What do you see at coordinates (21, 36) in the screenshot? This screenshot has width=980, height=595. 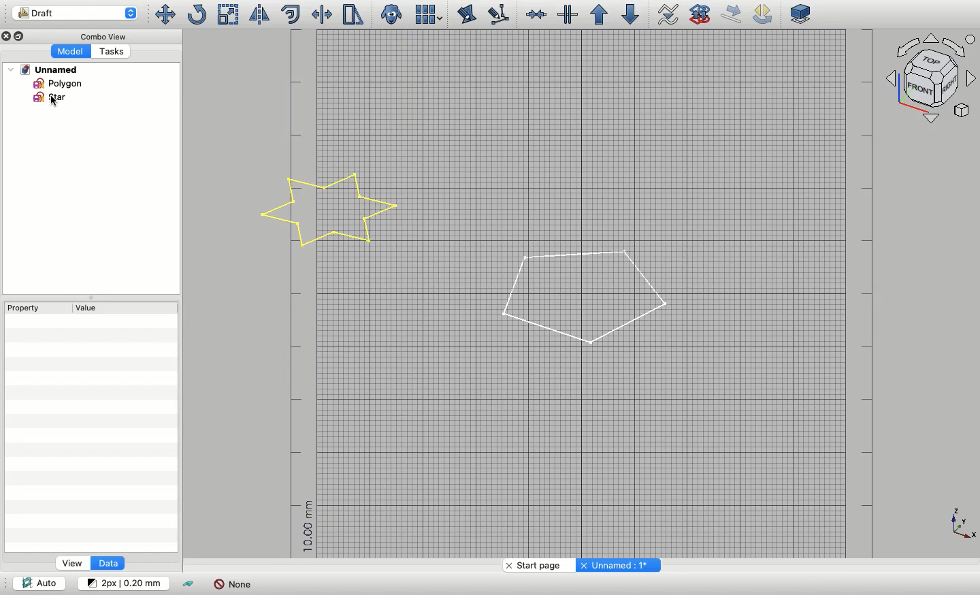 I see `Collapse` at bounding box center [21, 36].